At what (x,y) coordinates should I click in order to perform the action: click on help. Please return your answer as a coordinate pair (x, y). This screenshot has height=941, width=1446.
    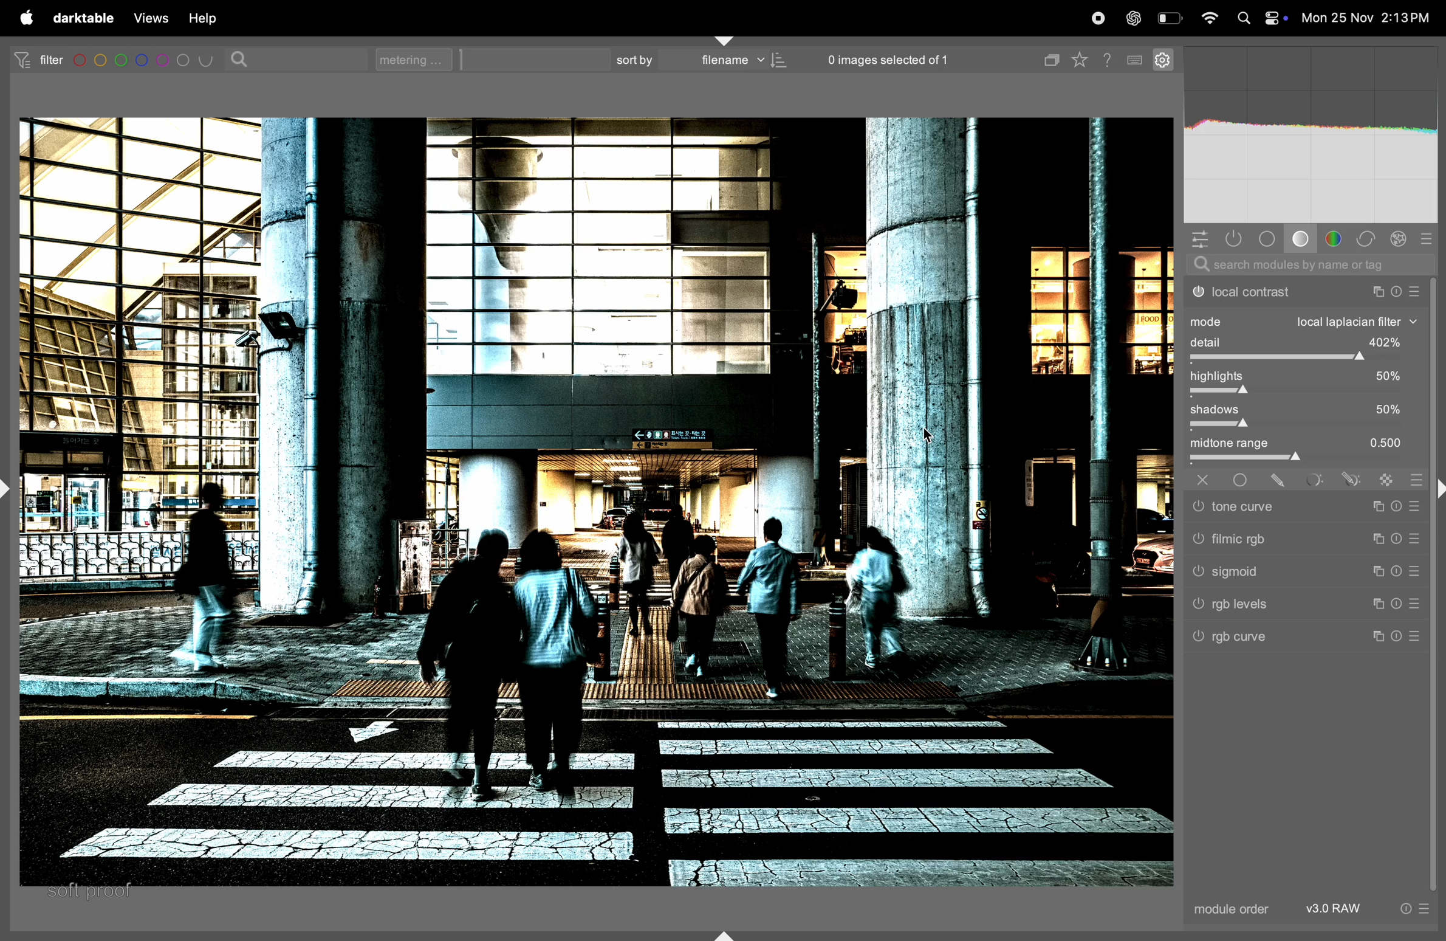
    Looking at the image, I should click on (203, 18).